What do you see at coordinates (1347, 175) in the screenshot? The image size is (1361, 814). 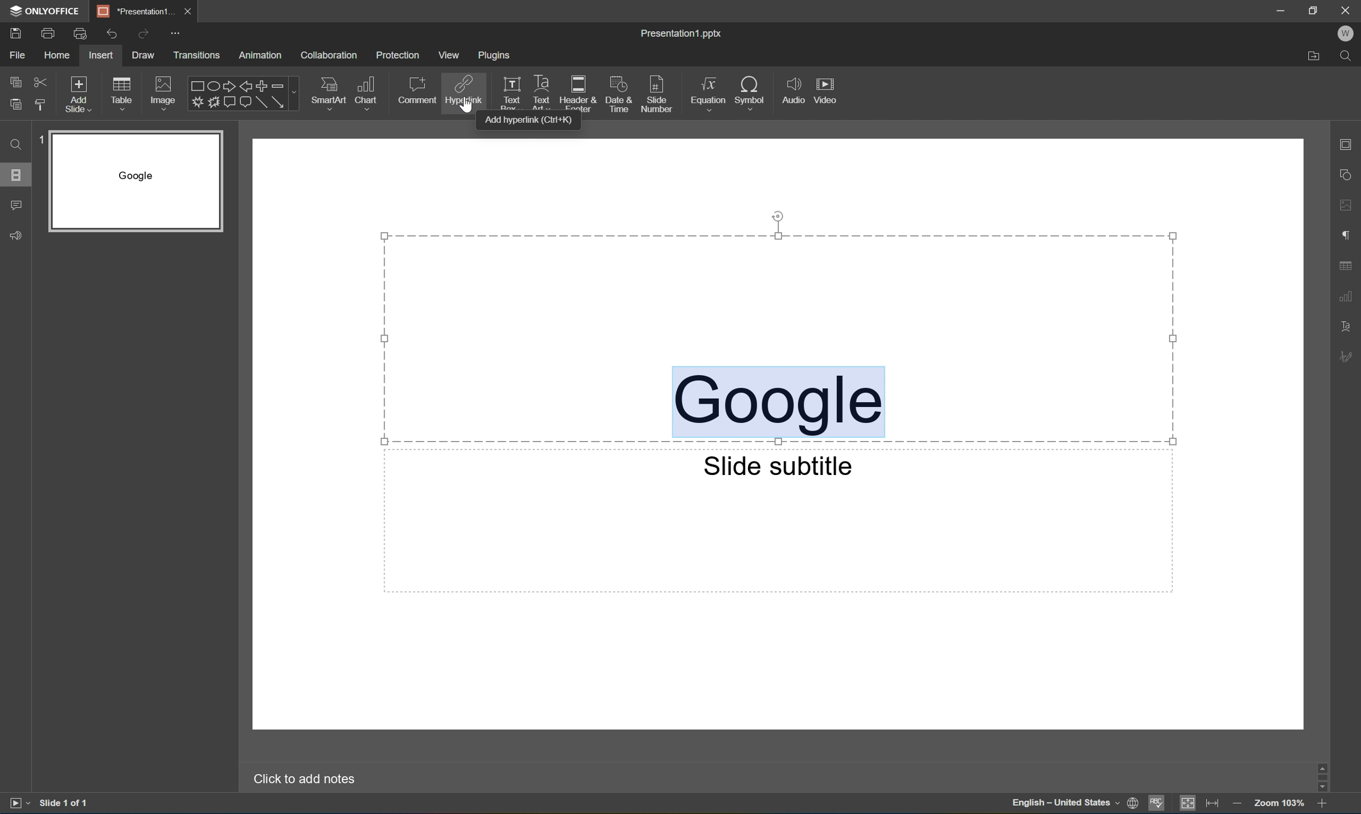 I see `Shape settings` at bounding box center [1347, 175].